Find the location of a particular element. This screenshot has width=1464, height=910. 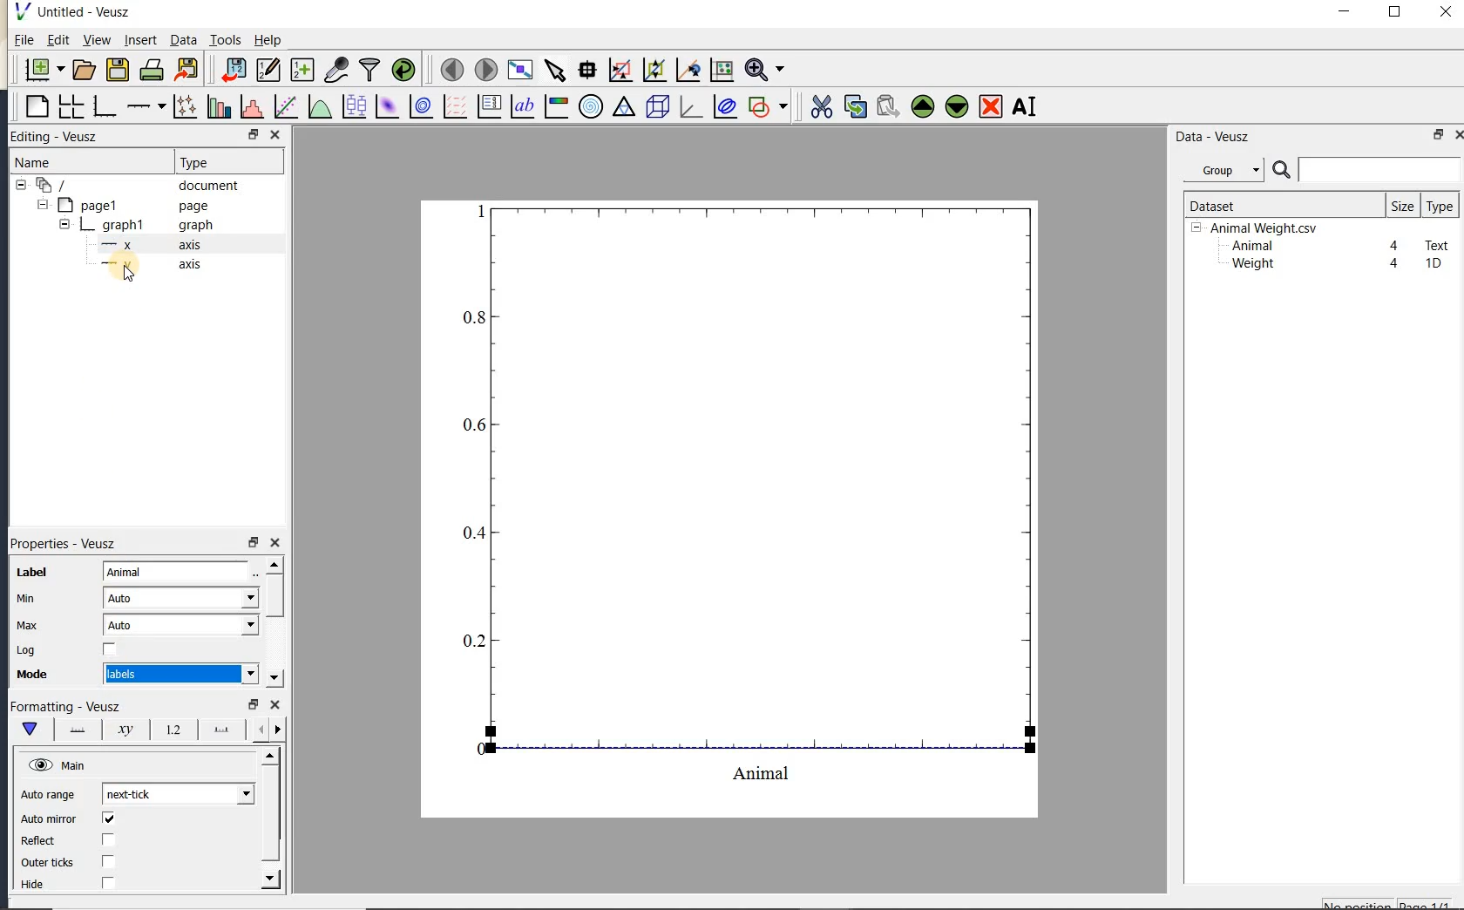

Text is located at coordinates (1438, 243).